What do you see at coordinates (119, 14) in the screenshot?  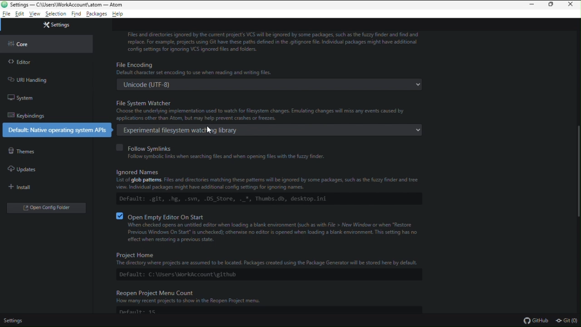 I see `help` at bounding box center [119, 14].